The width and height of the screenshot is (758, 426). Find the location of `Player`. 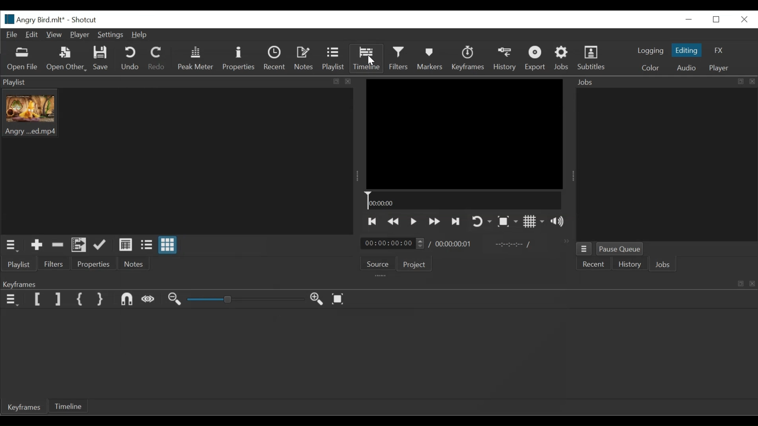

Player is located at coordinates (719, 69).